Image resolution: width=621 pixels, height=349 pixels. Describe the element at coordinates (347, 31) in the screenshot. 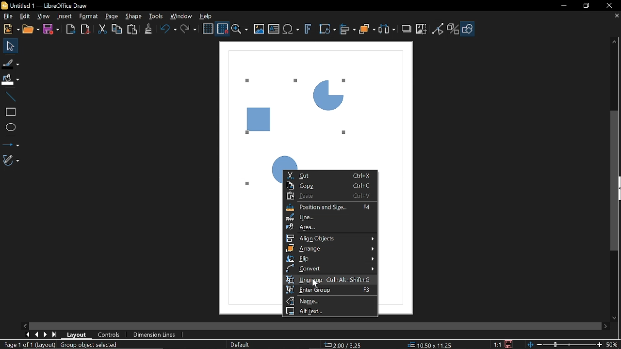

I see `Align` at that location.